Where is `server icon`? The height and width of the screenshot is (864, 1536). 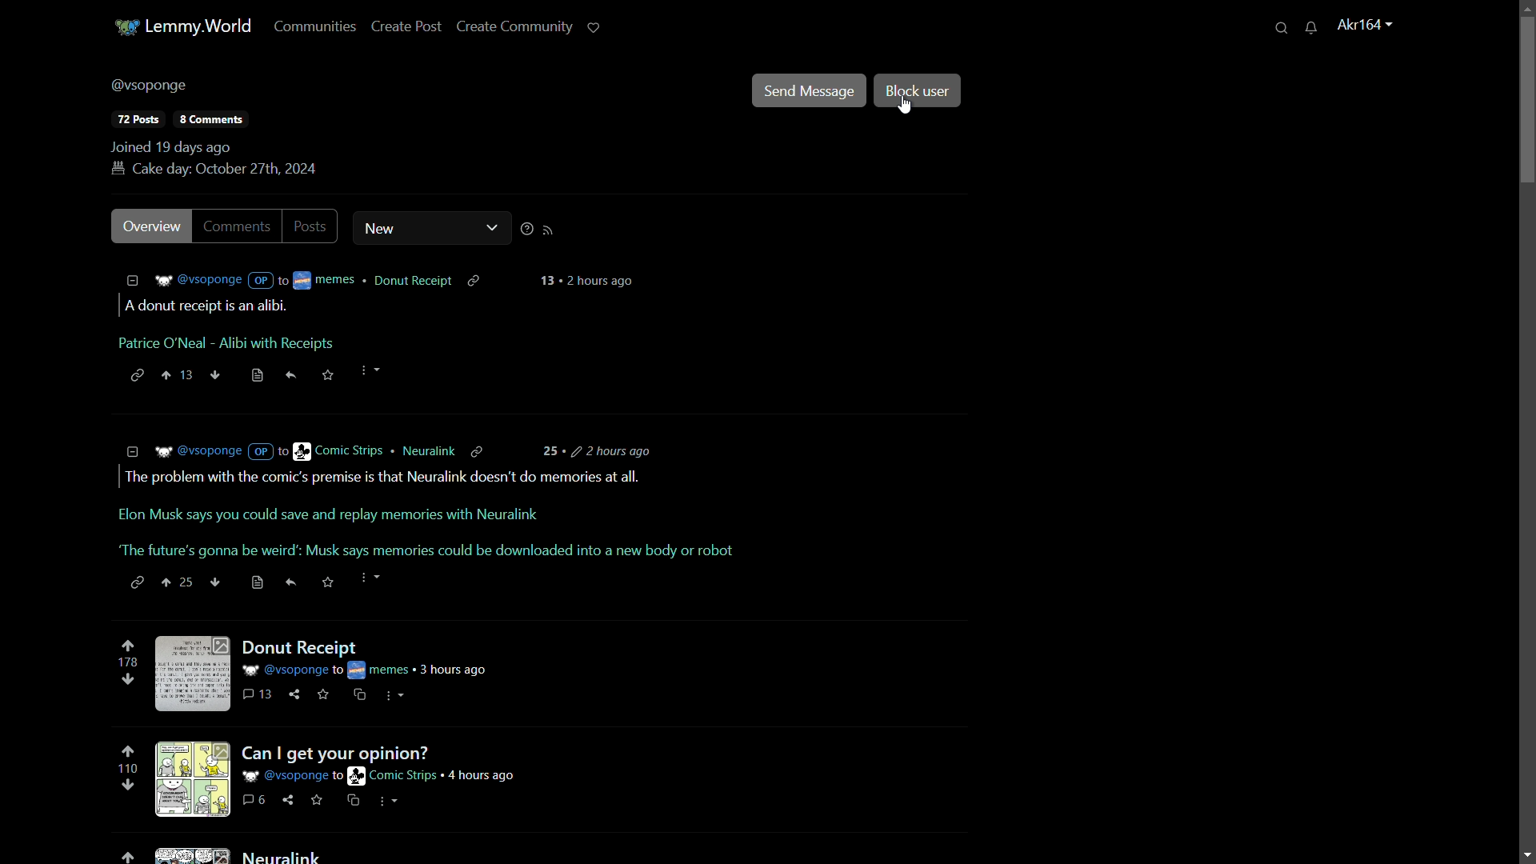
server icon is located at coordinates (124, 29).